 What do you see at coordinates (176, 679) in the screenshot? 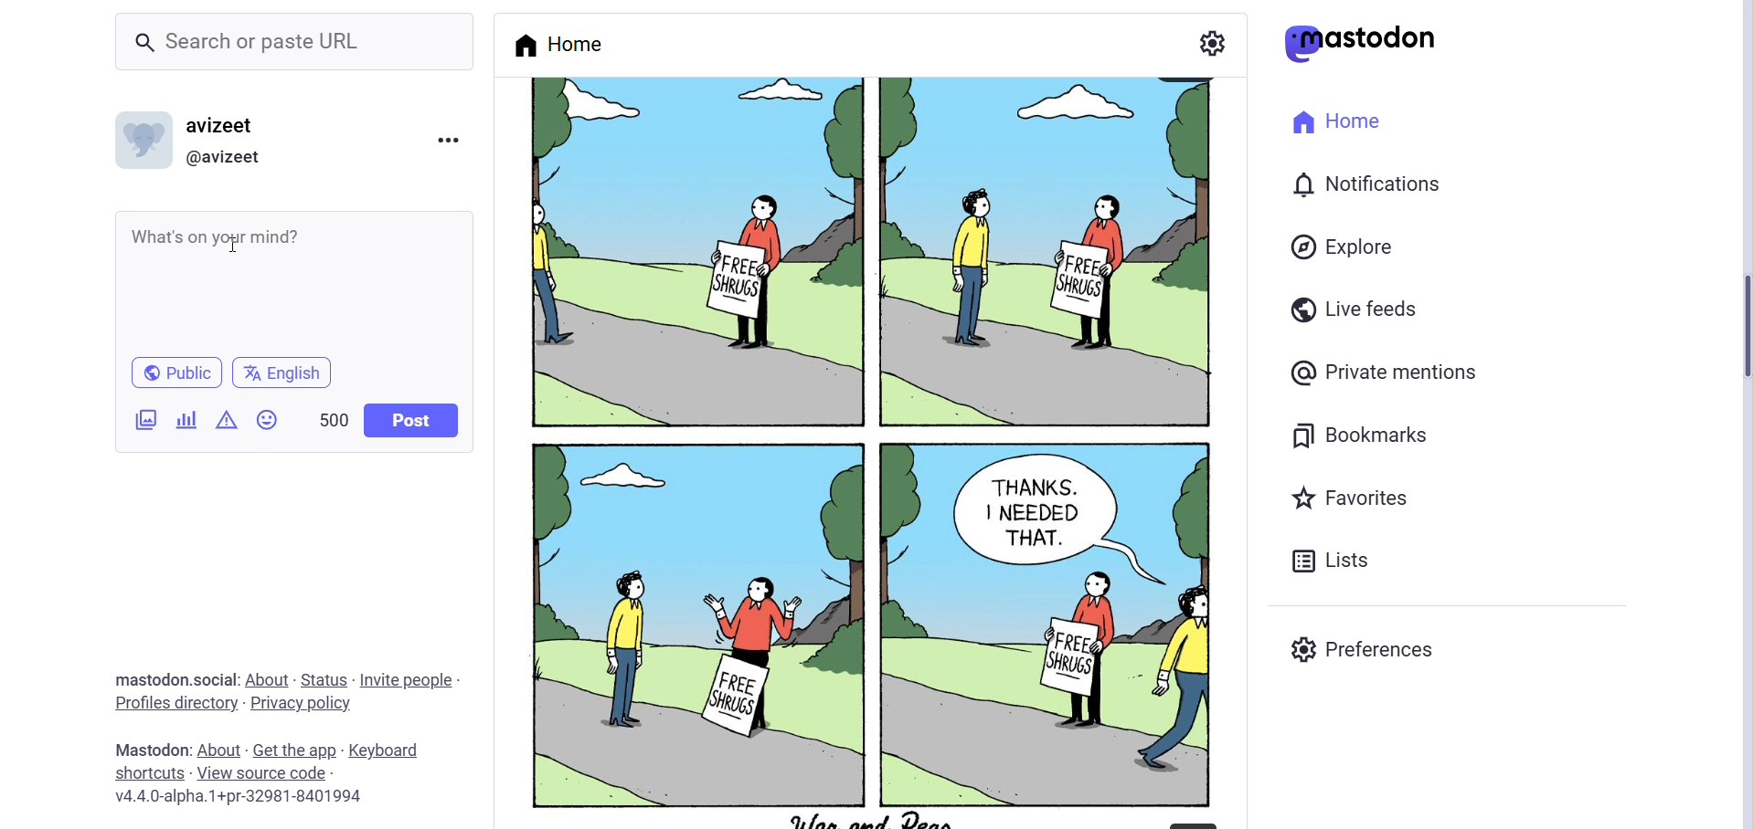
I see `Text` at bounding box center [176, 679].